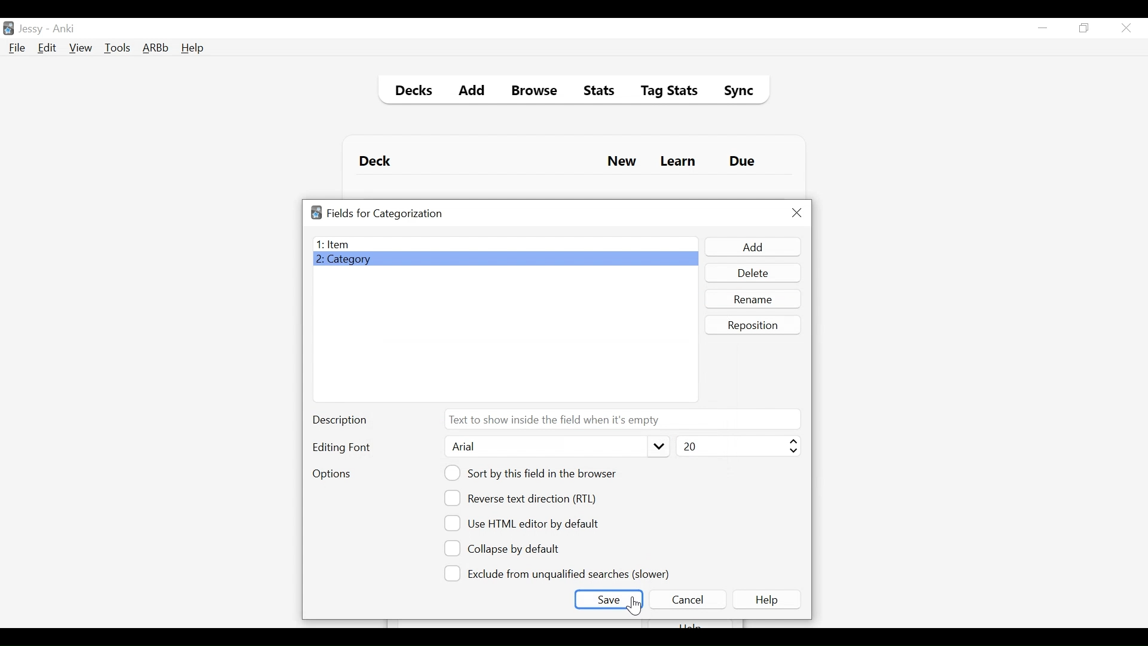 The height and width of the screenshot is (646, 1148). I want to click on Help, so click(192, 49).